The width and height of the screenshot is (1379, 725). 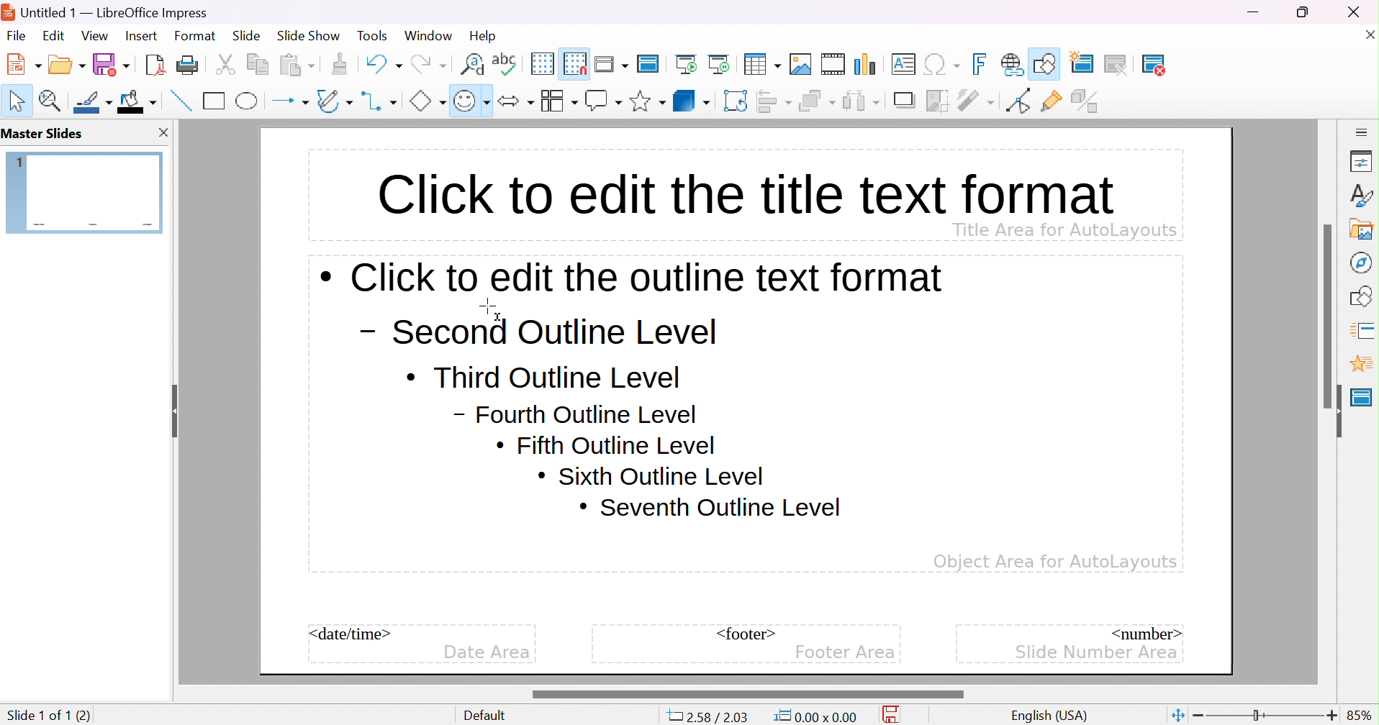 What do you see at coordinates (1362, 195) in the screenshot?
I see `styles` at bounding box center [1362, 195].